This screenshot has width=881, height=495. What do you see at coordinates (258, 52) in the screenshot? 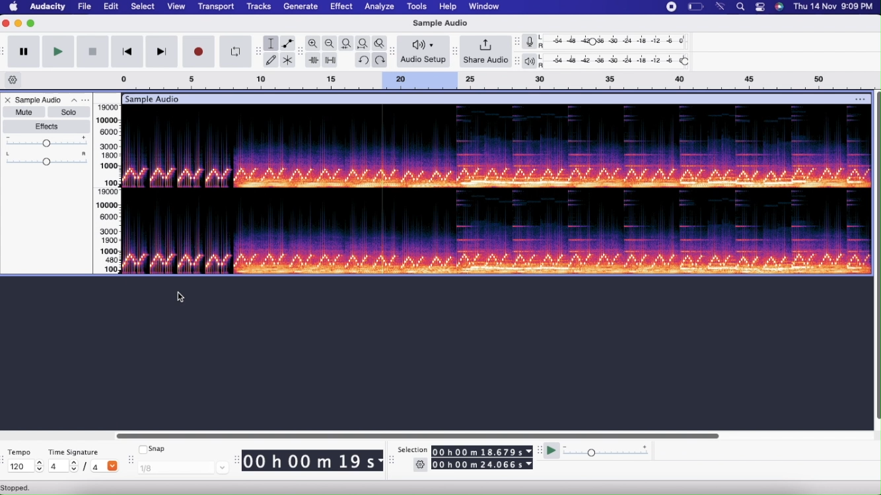
I see `move toolbar` at bounding box center [258, 52].